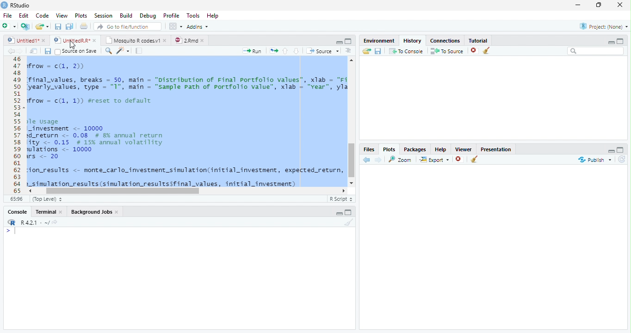  I want to click on Code, so click(41, 15).